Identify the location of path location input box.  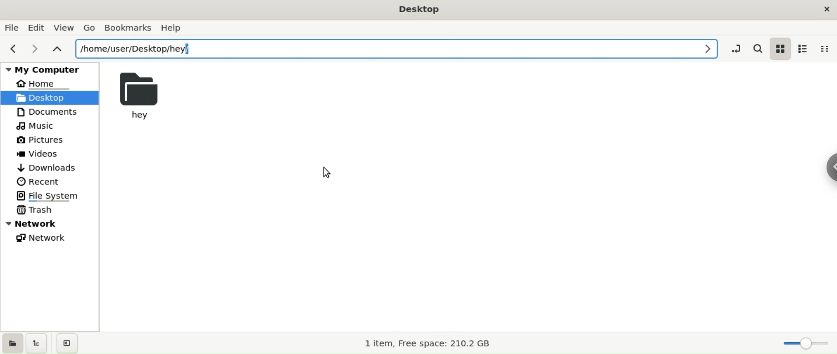
(396, 48).